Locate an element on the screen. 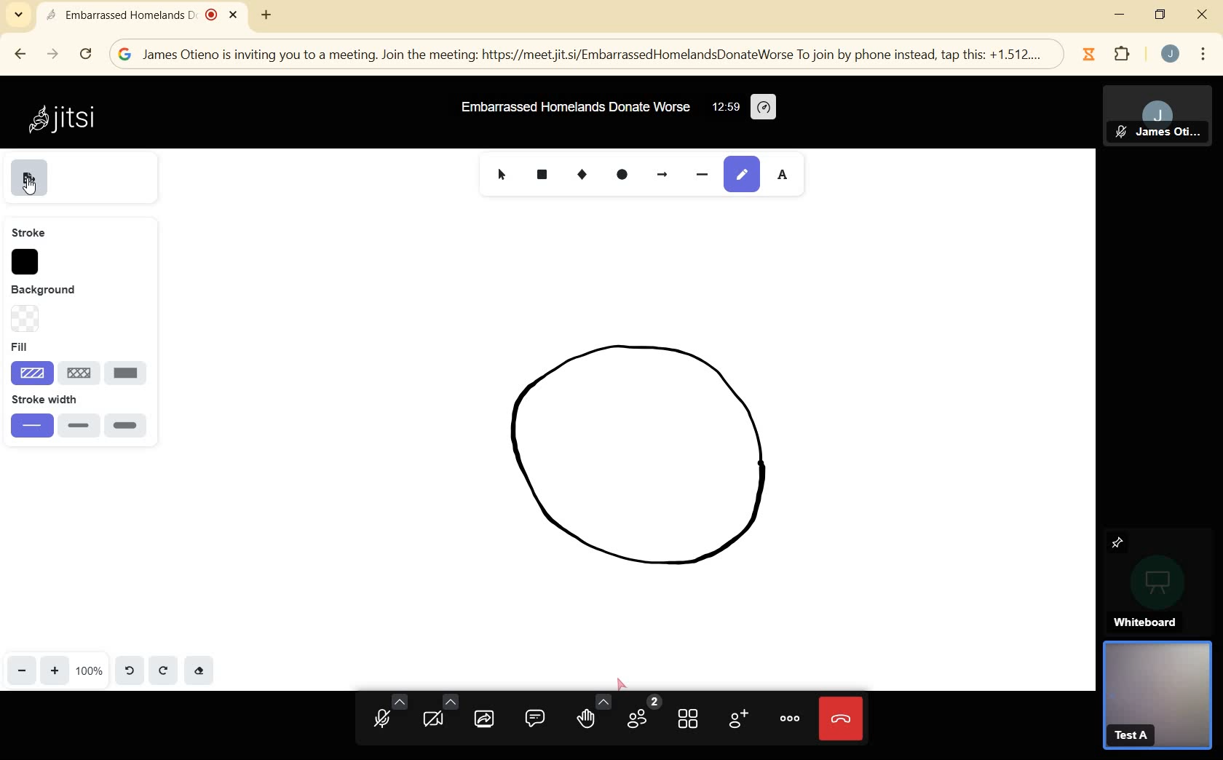 The width and height of the screenshot is (1223, 760). screen sharing is located at coordinates (486, 719).